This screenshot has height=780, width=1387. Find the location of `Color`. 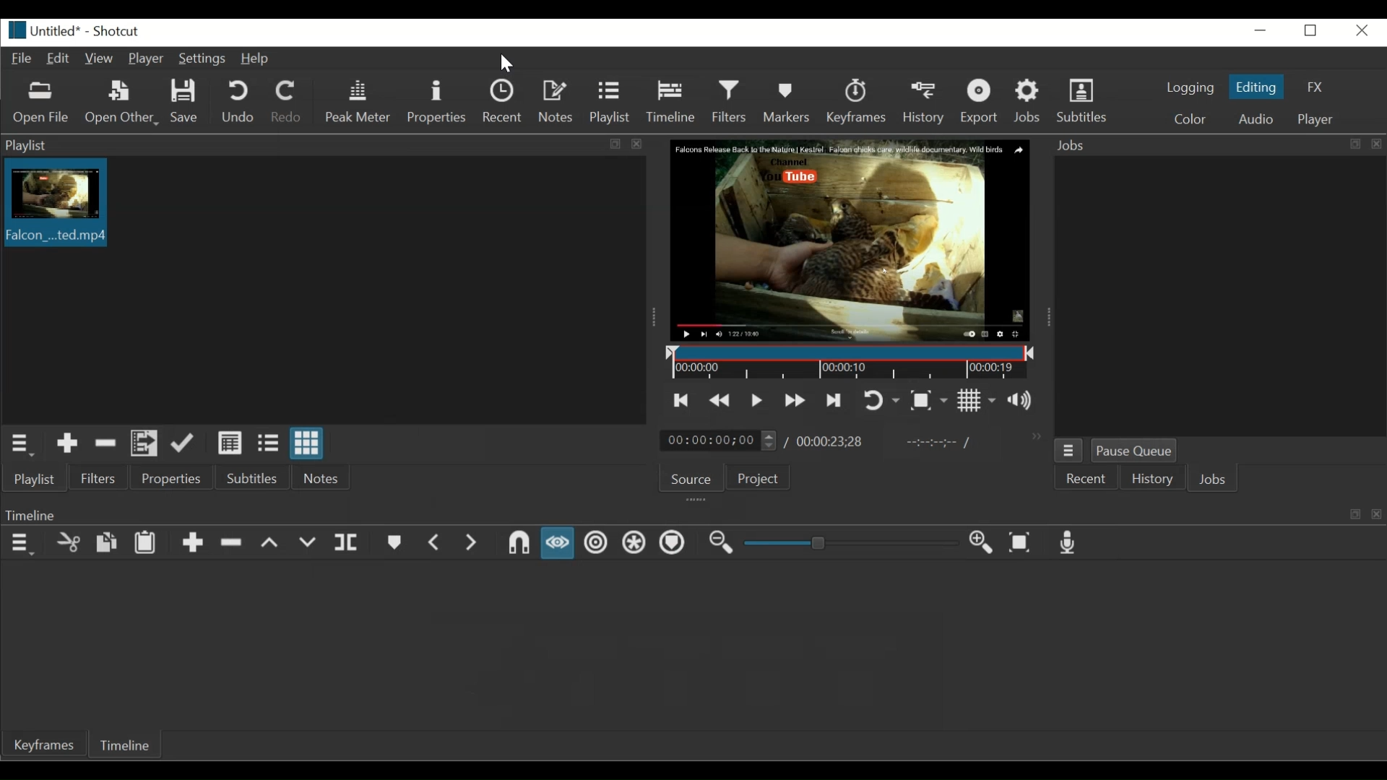

Color is located at coordinates (1190, 117).